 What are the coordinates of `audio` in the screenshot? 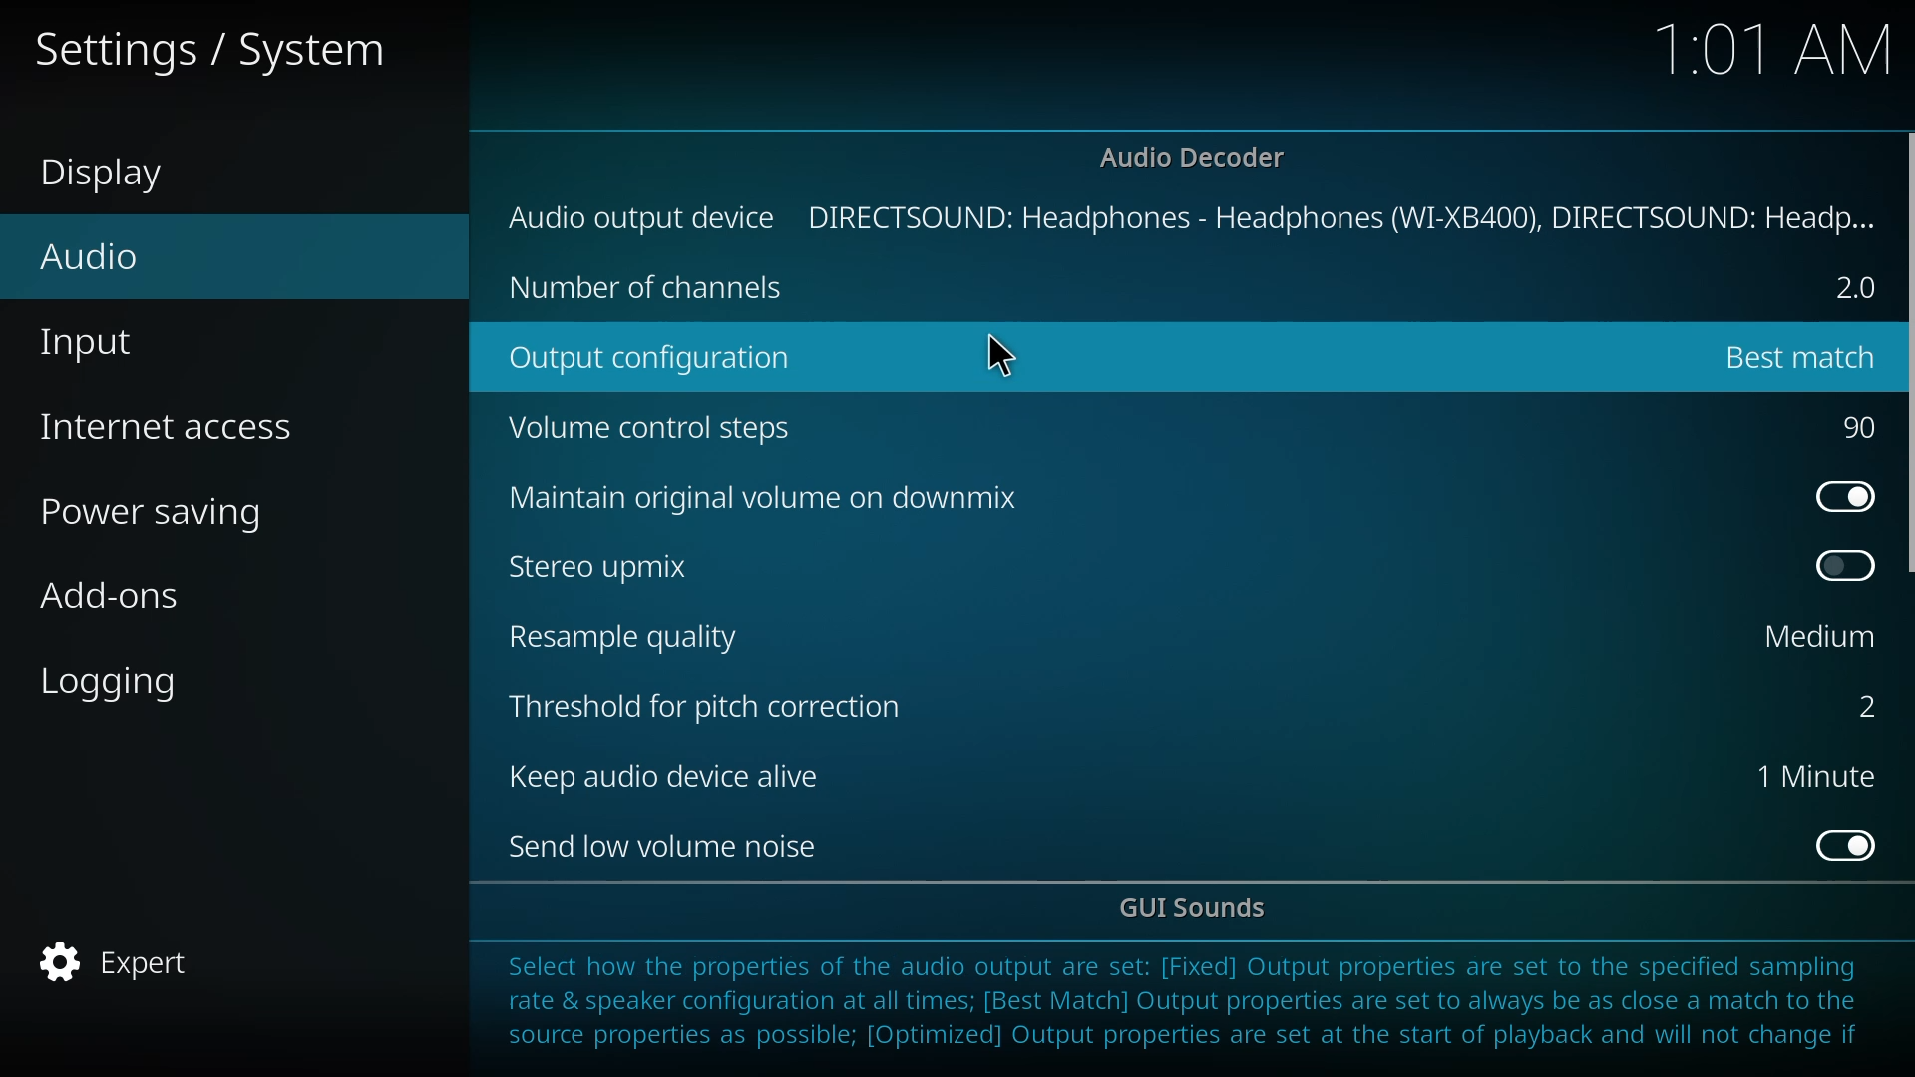 It's located at (241, 251).